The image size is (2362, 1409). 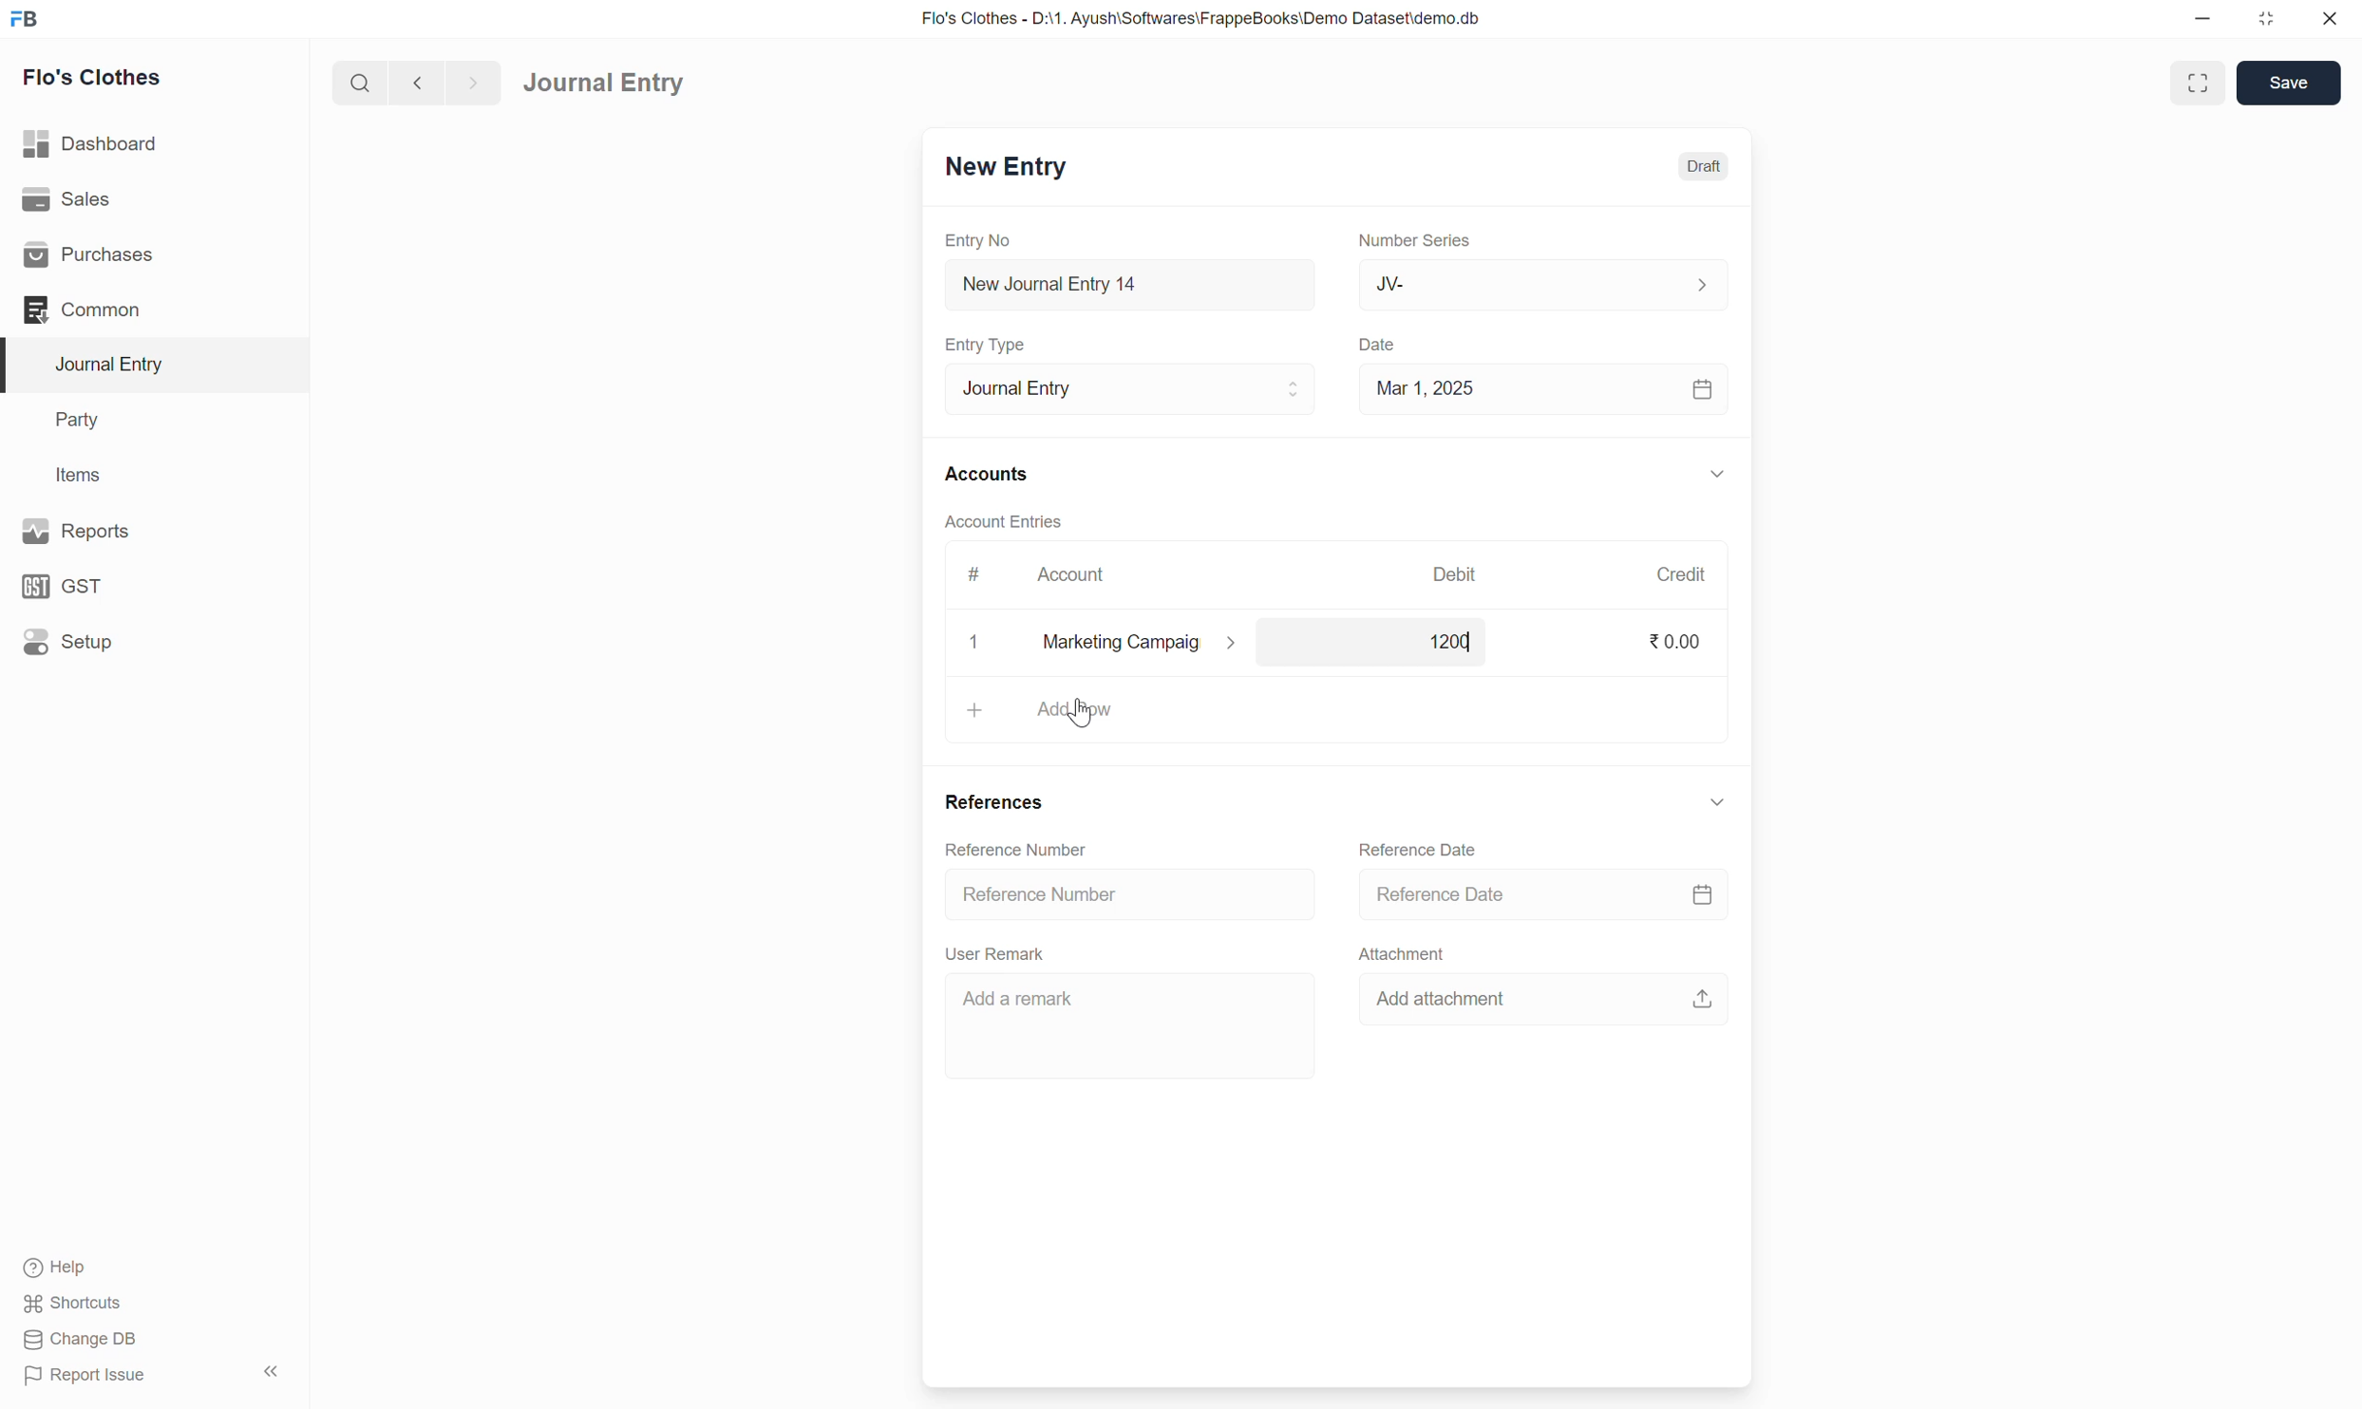 I want to click on upload, so click(x=1704, y=1000).